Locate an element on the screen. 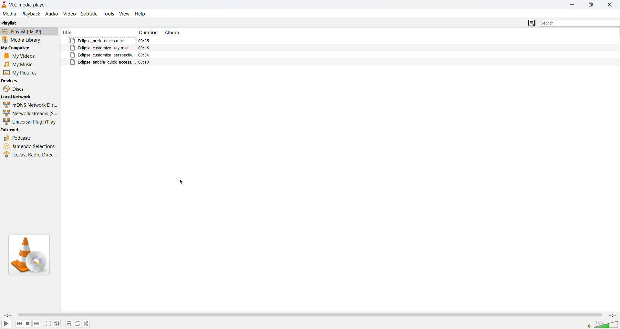 Image resolution: width=620 pixels, height=329 pixels. VLC media player is located at coordinates (28, 5).